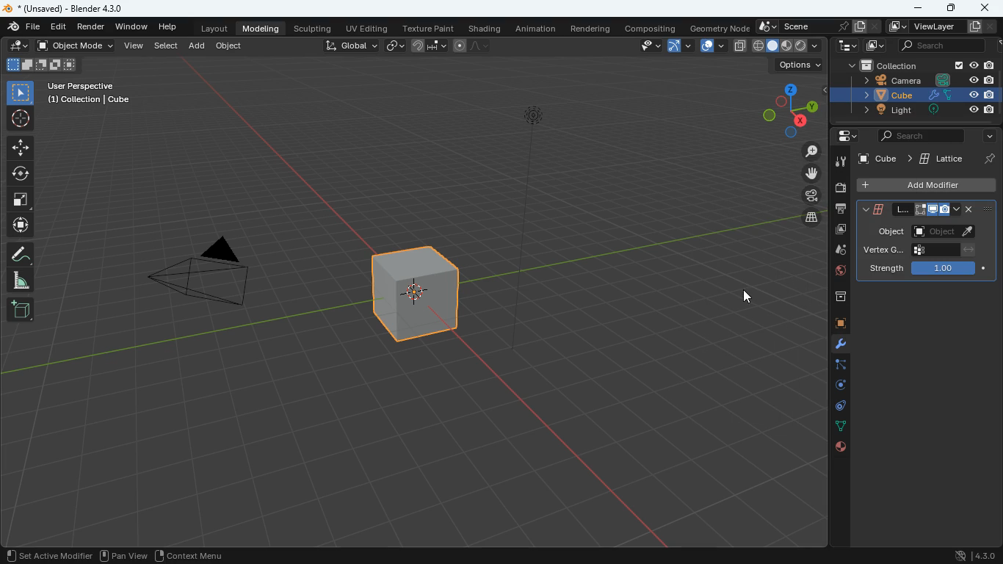 Image resolution: width=1003 pixels, height=564 pixels. I want to click on view, so click(645, 46).